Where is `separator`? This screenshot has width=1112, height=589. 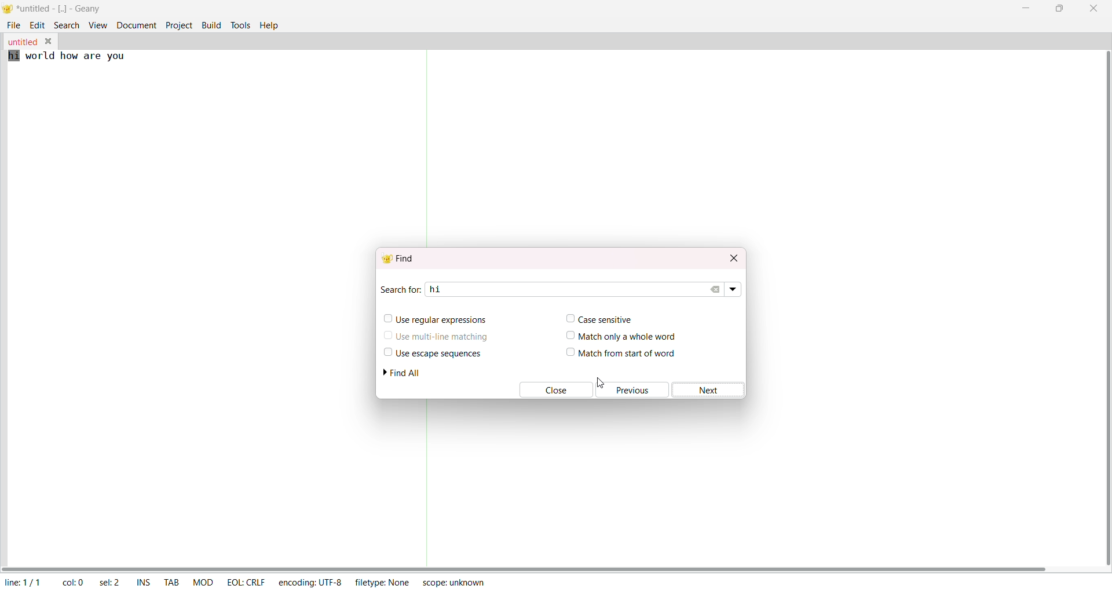
separator is located at coordinates (429, 481).